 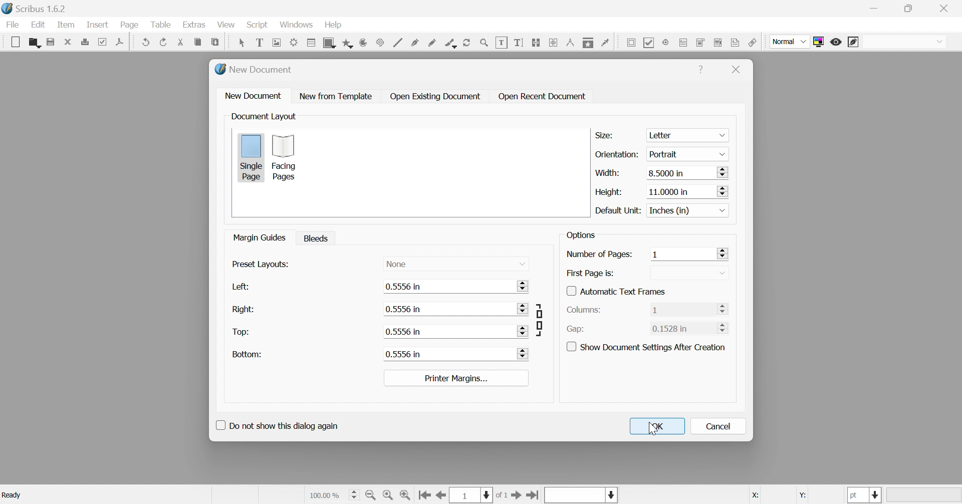 I want to click on slider, so click(x=722, y=328).